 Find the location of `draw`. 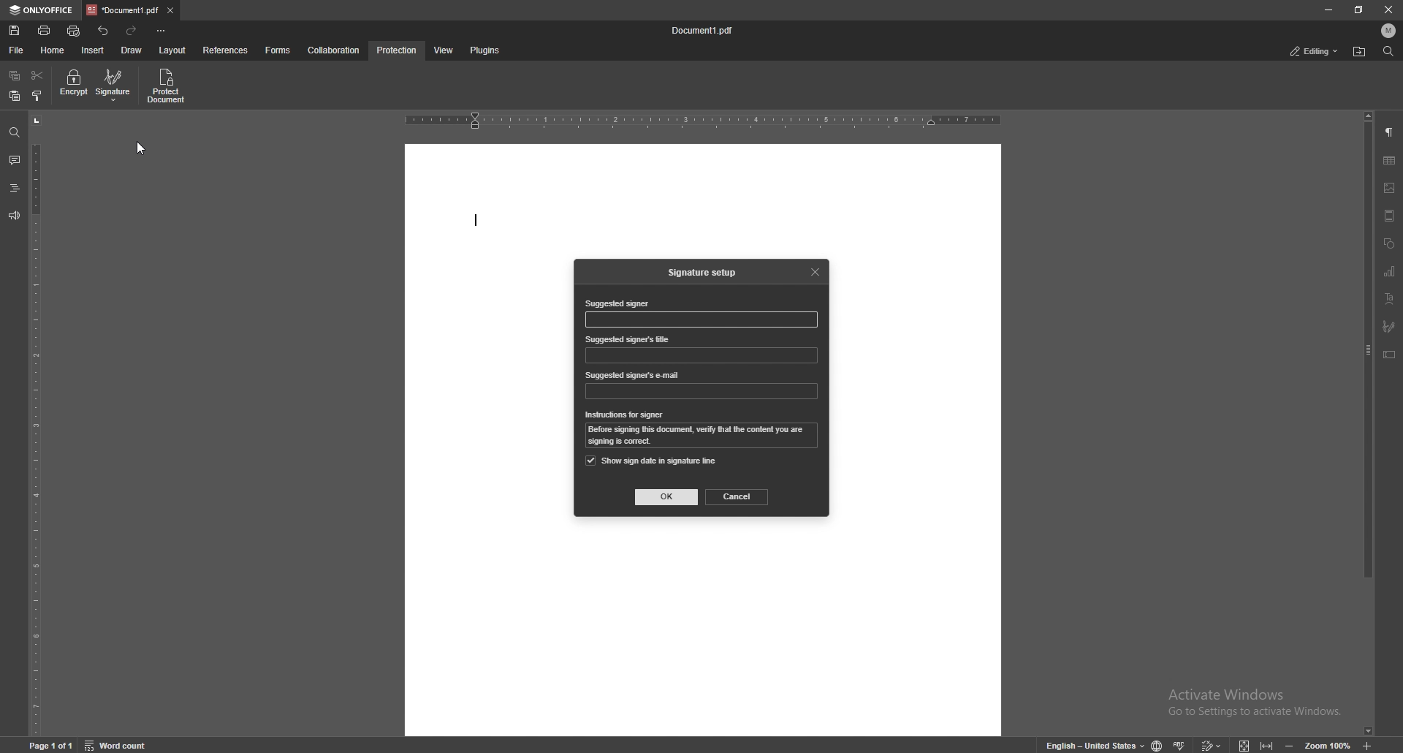

draw is located at coordinates (132, 50).